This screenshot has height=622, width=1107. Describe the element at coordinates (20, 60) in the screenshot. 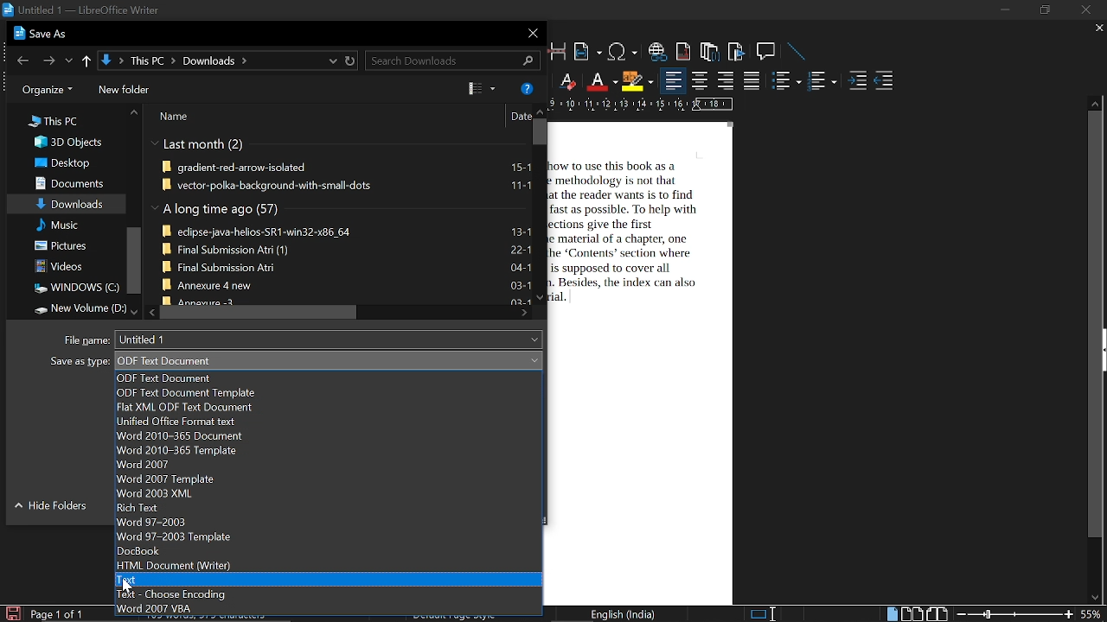

I see `previous` at that location.